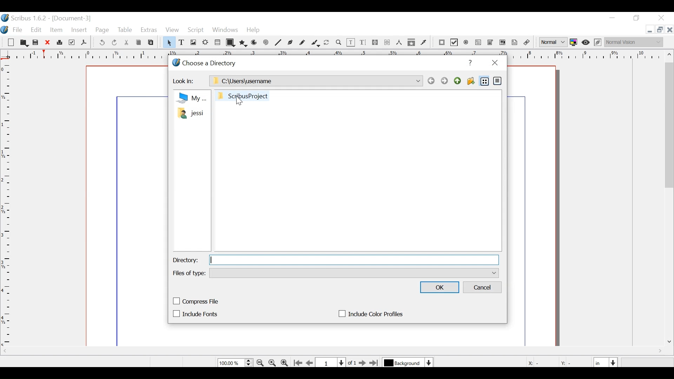  What do you see at coordinates (515, 43) in the screenshot?
I see `link Annotation` at bounding box center [515, 43].